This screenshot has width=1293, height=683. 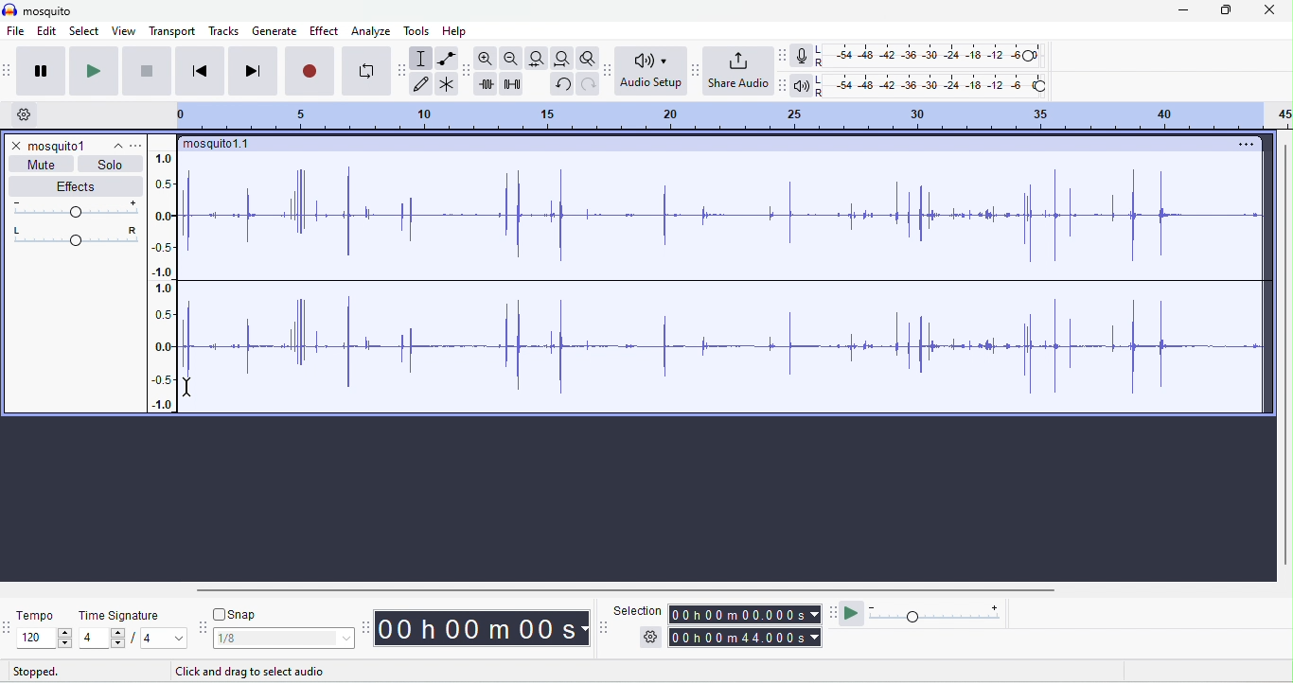 What do you see at coordinates (564, 85) in the screenshot?
I see `undo` at bounding box center [564, 85].